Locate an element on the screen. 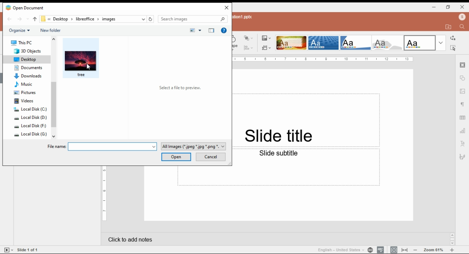 The height and width of the screenshot is (254, 469). videos is located at coordinates (27, 101).